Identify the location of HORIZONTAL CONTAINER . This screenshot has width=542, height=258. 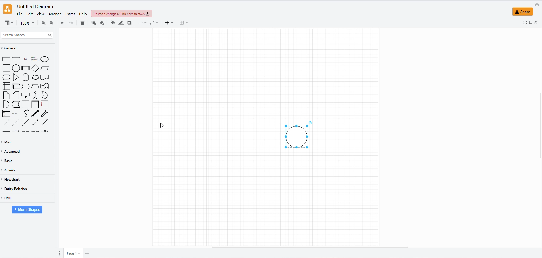
(43, 104).